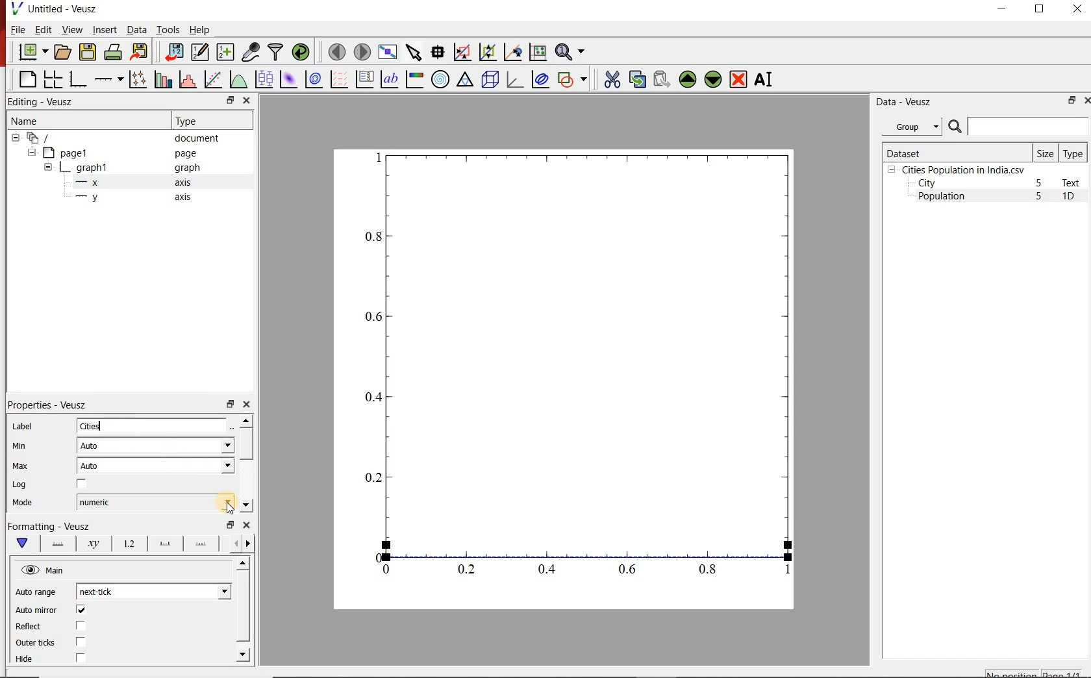 This screenshot has height=678, width=1091. Describe the element at coordinates (55, 10) in the screenshot. I see `Untitled-Veusz` at that location.